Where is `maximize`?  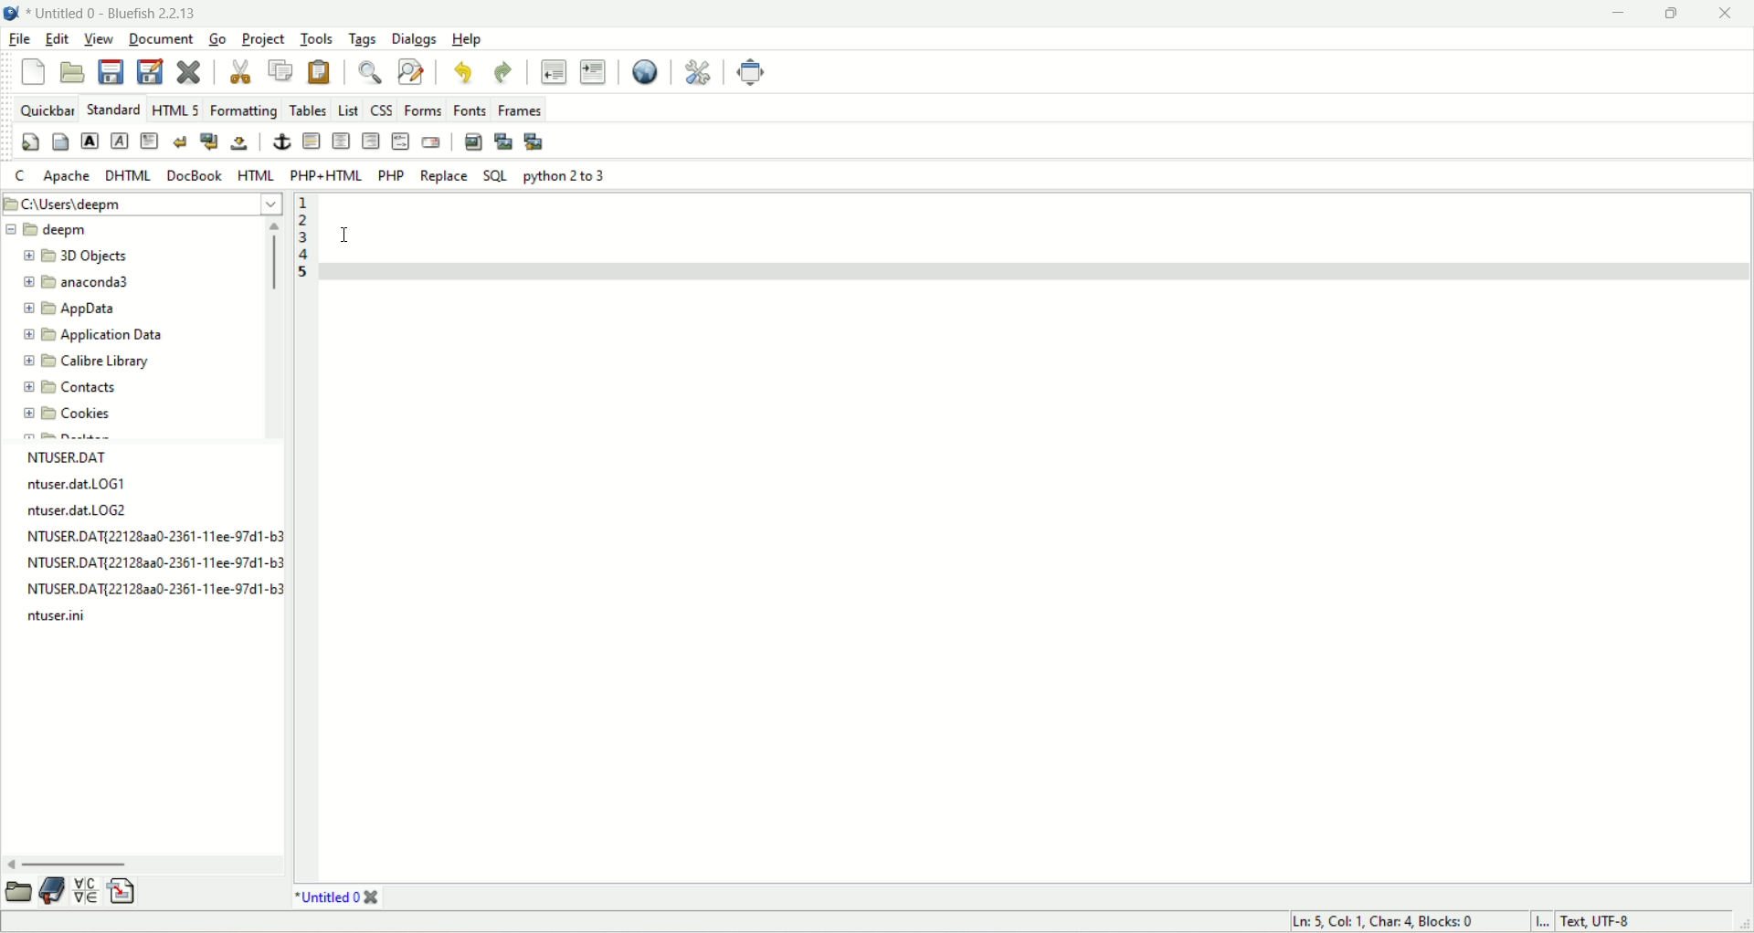 maximize is located at coordinates (1671, 14).